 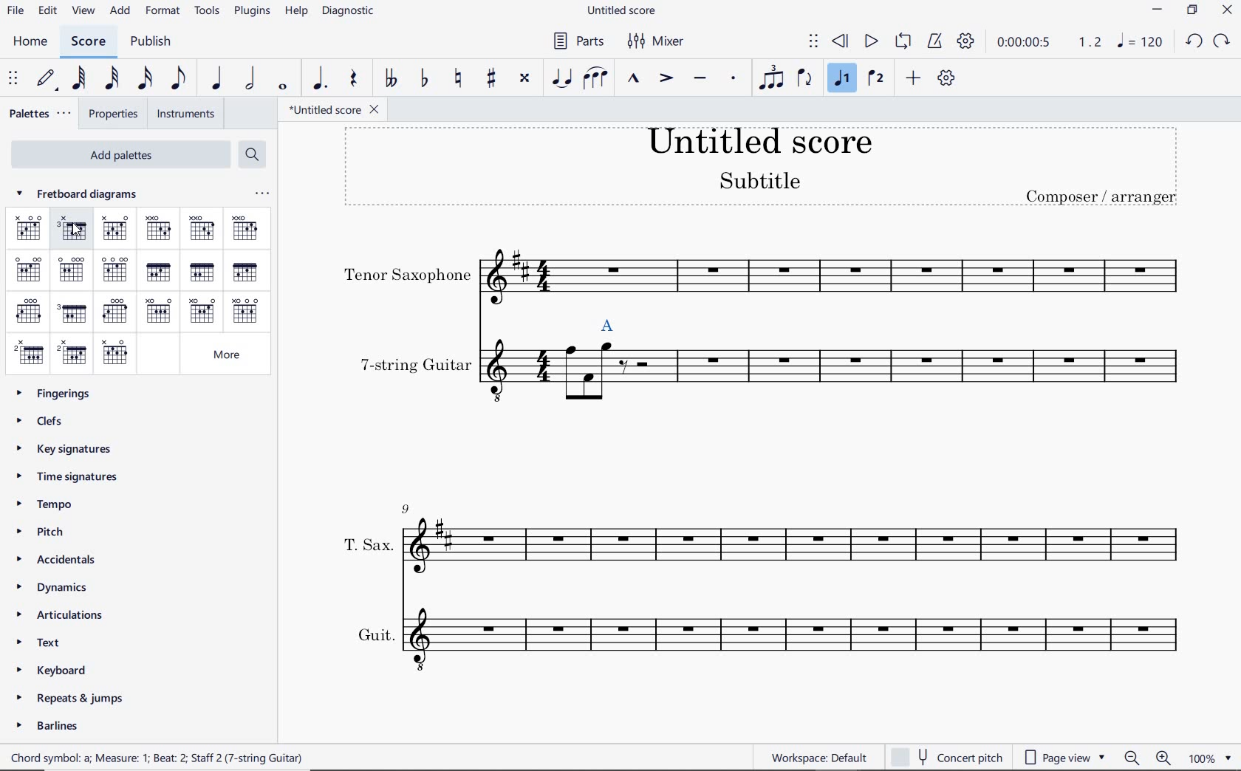 I want to click on cursor, so click(x=78, y=228).